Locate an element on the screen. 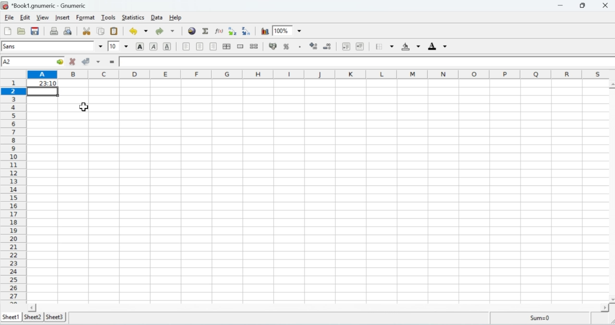  Font name sans is located at coordinates (51, 47).